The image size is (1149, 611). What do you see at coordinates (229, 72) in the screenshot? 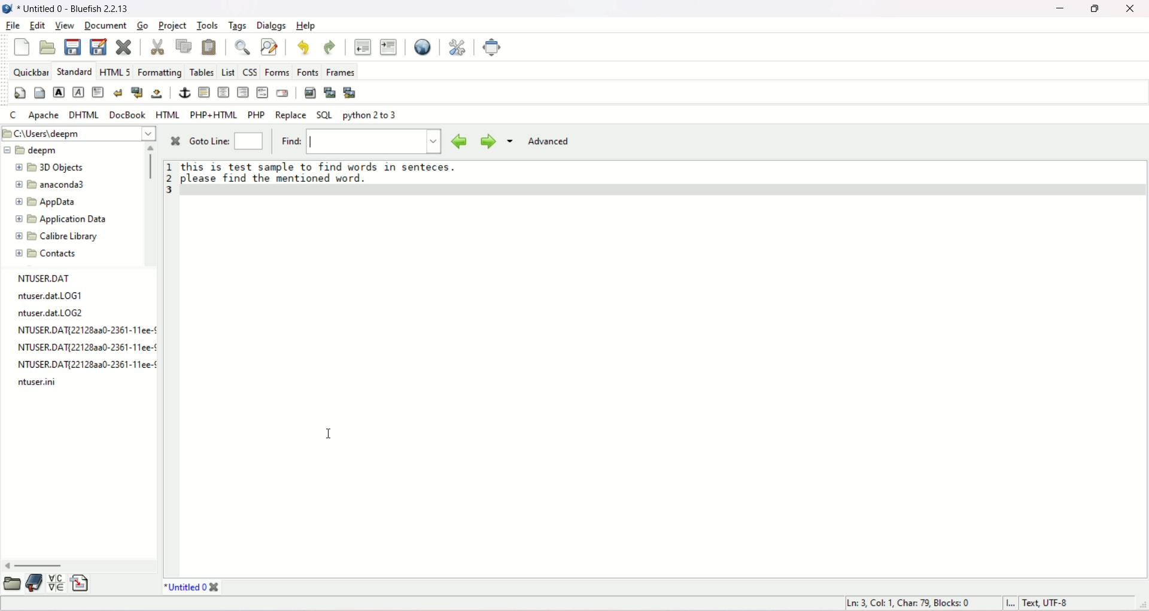
I see `LIST` at bounding box center [229, 72].